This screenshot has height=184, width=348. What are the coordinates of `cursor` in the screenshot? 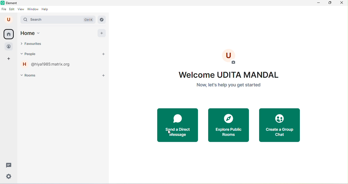 It's located at (172, 133).